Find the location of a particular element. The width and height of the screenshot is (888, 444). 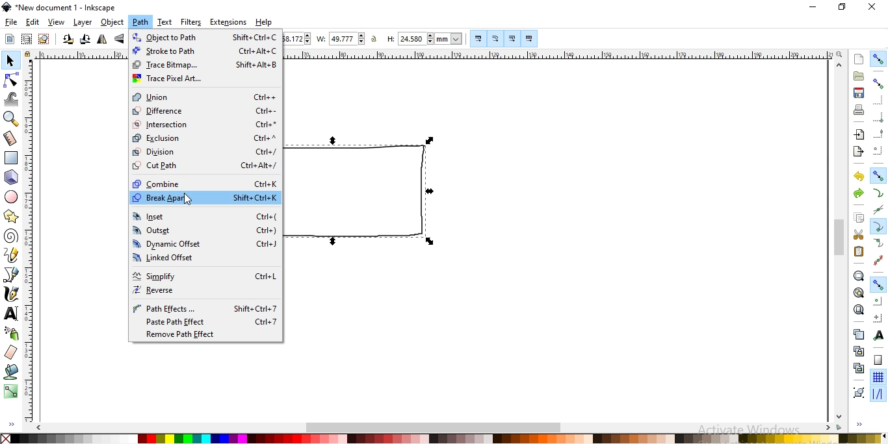

snap centers of objects is located at coordinates (878, 301).